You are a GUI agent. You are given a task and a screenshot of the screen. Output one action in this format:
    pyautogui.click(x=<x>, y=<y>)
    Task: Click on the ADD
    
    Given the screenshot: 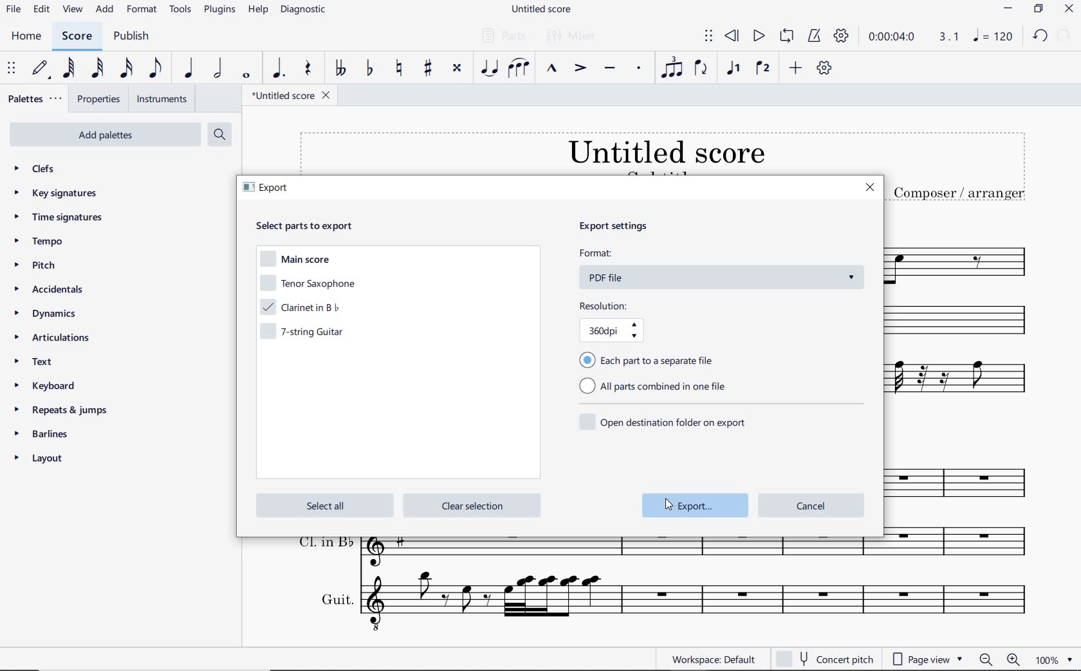 What is the action you would take?
    pyautogui.click(x=106, y=10)
    